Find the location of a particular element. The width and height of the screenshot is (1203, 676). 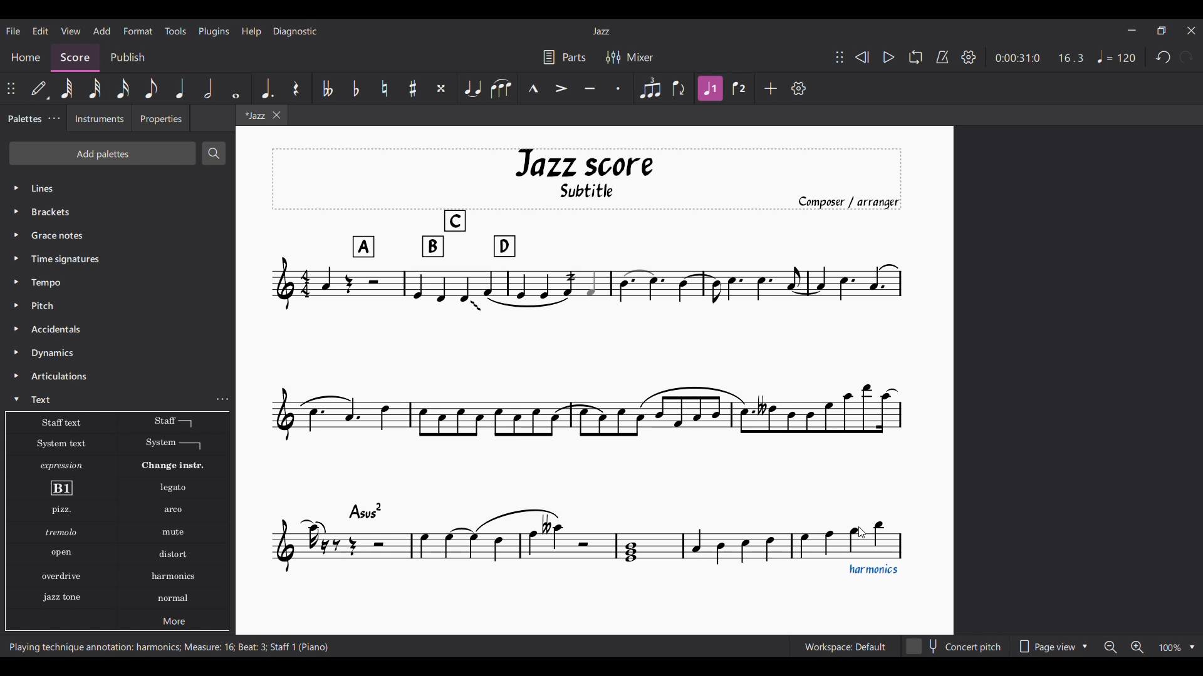

32nd note is located at coordinates (94, 88).